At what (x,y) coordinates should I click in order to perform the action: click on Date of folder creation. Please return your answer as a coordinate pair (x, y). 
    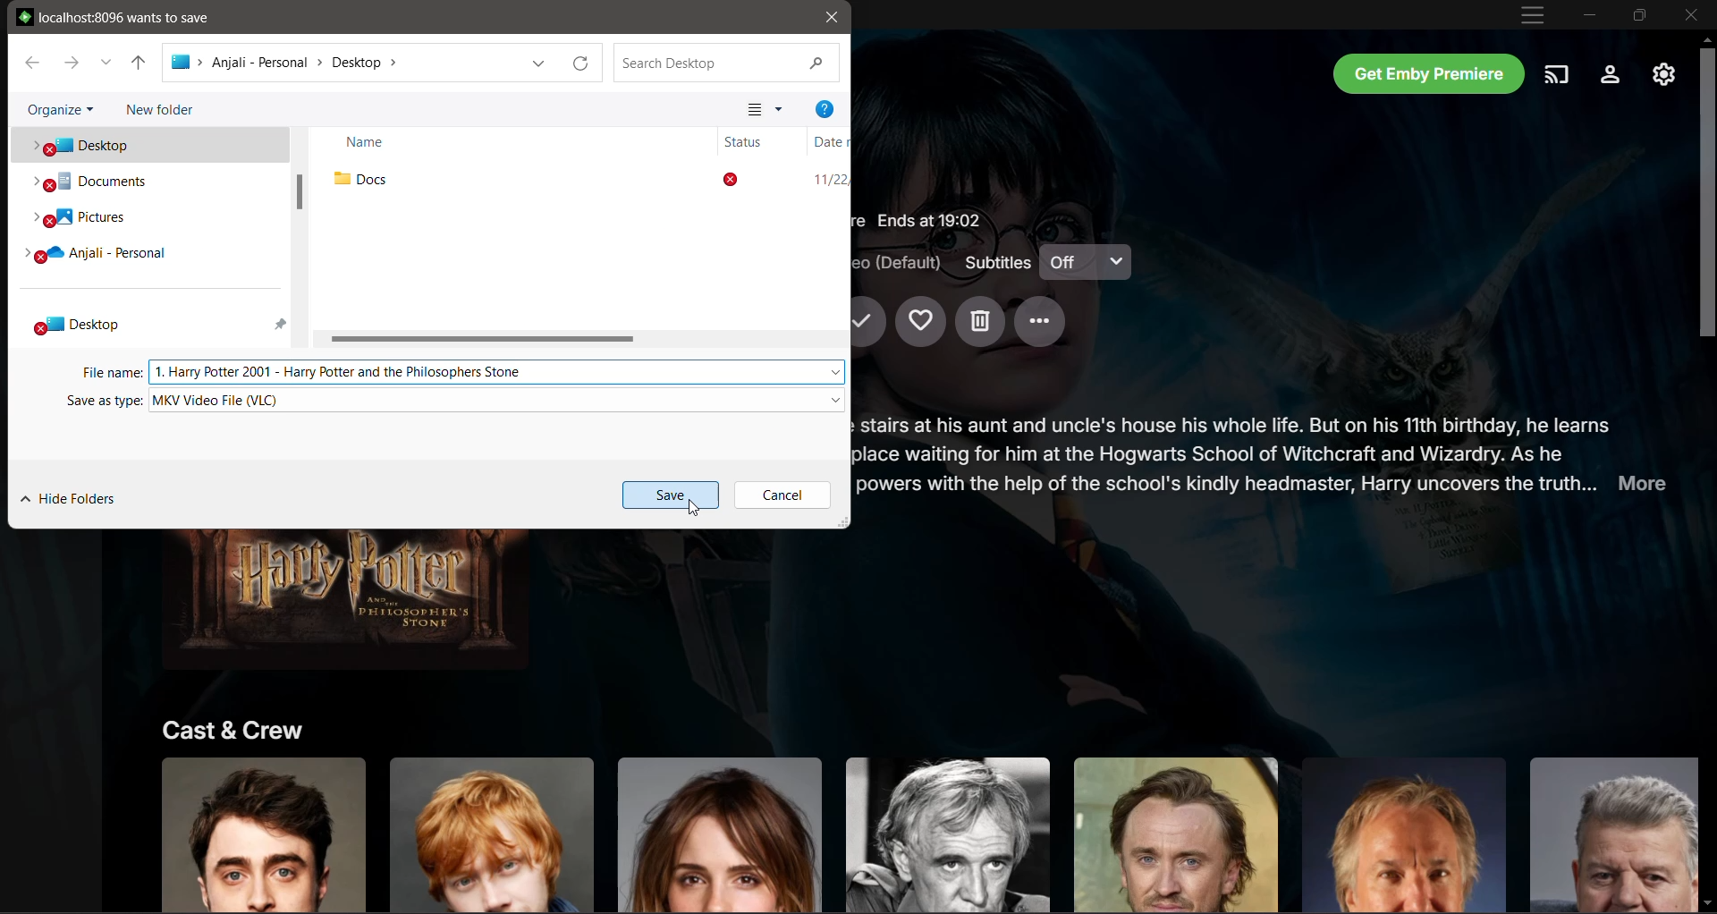
    Looking at the image, I should click on (832, 180).